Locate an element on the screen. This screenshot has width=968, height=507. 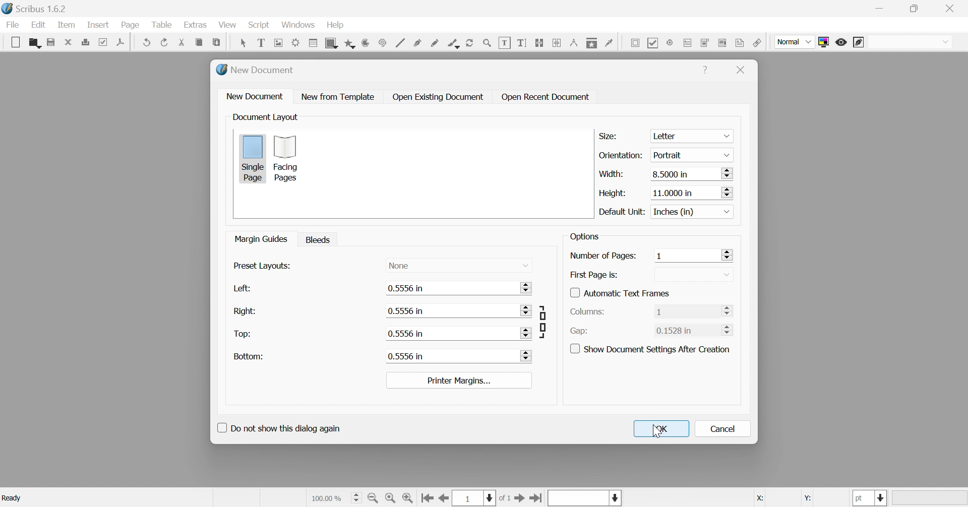
toggle color management system is located at coordinates (826, 41).